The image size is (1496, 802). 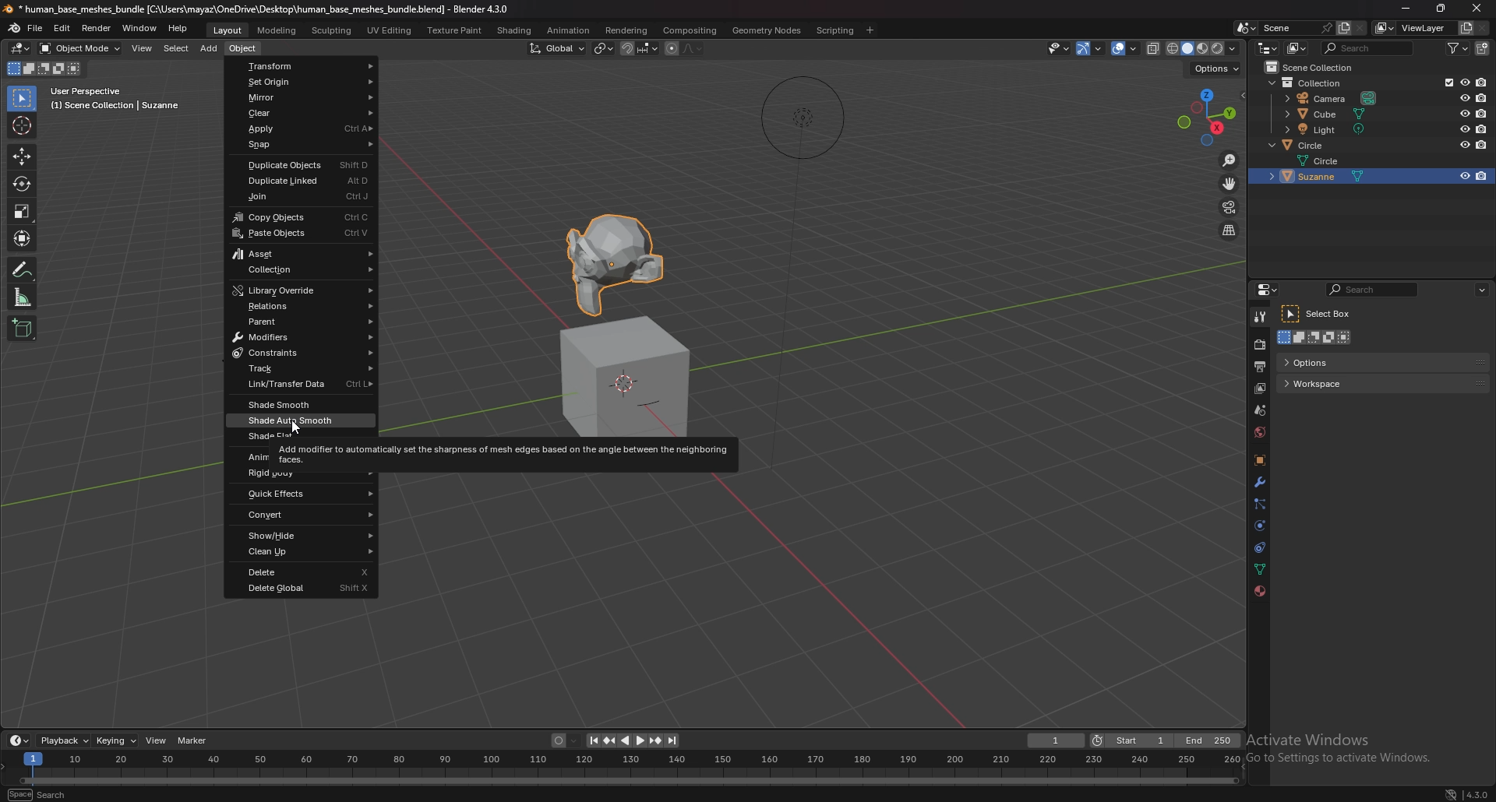 What do you see at coordinates (633, 740) in the screenshot?
I see `play animation` at bounding box center [633, 740].